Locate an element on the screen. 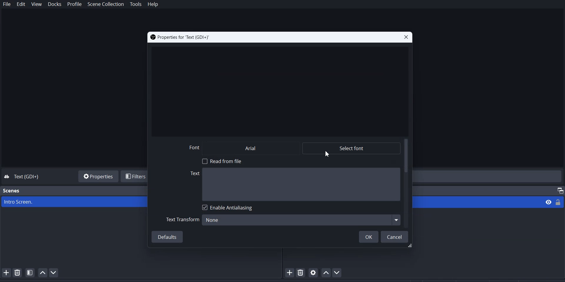 The width and height of the screenshot is (565, 282). Add Text is located at coordinates (295, 184).